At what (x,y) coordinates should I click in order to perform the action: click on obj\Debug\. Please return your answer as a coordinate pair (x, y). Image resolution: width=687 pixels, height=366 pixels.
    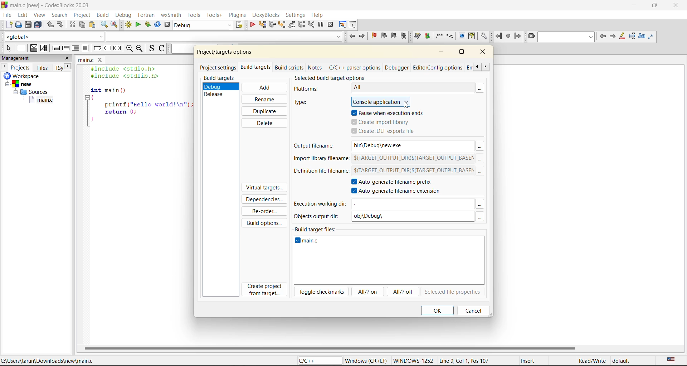
    Looking at the image, I should click on (411, 216).